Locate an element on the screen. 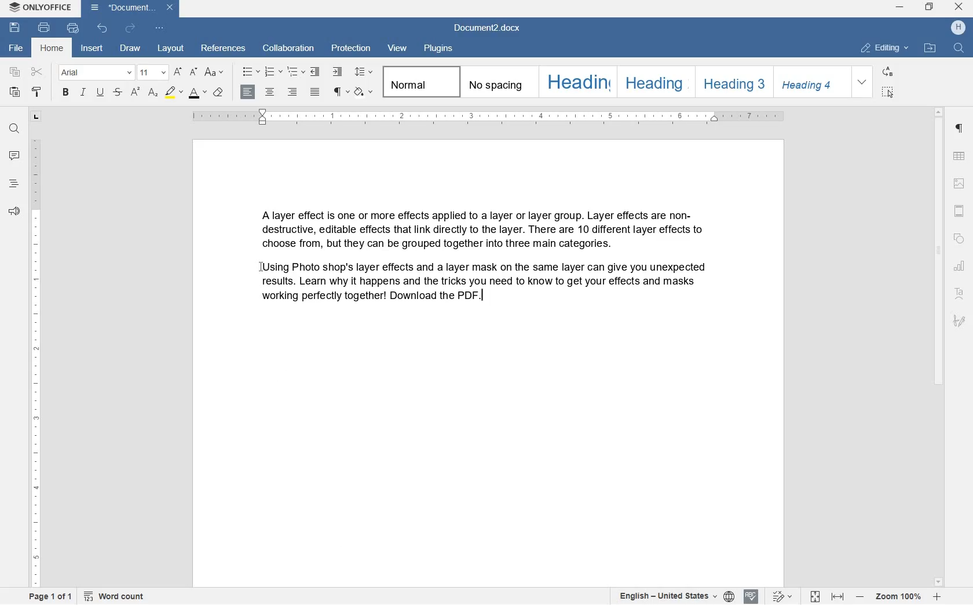  REDO is located at coordinates (130, 28).